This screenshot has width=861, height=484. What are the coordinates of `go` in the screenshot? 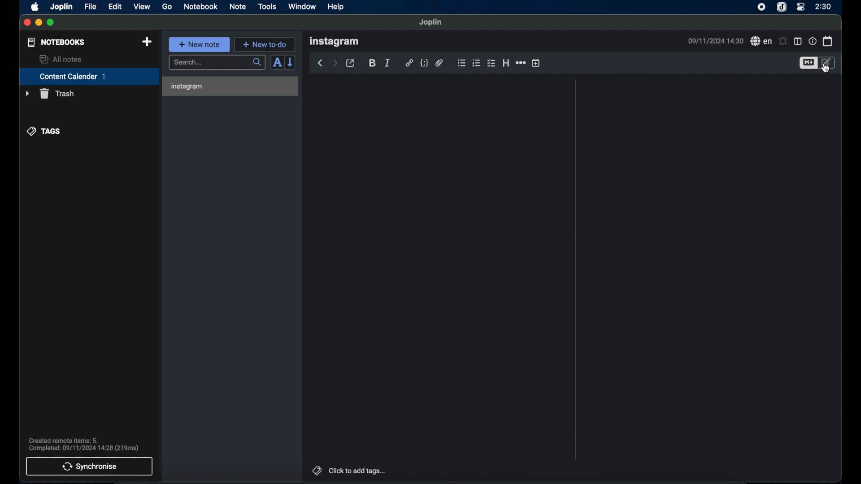 It's located at (168, 7).